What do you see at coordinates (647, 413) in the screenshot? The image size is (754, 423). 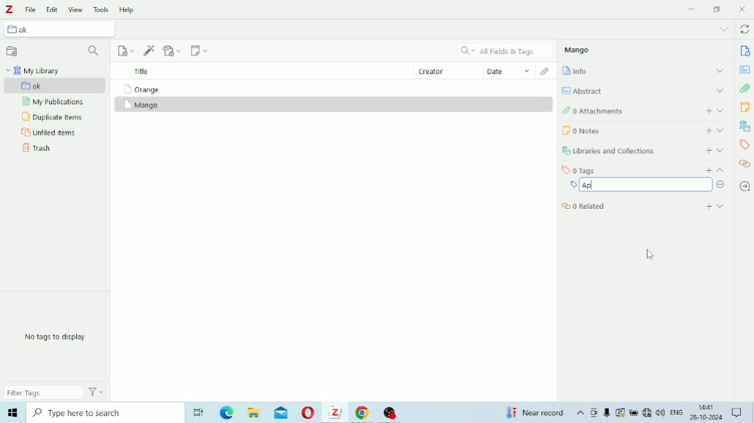 I see `Internet` at bounding box center [647, 413].